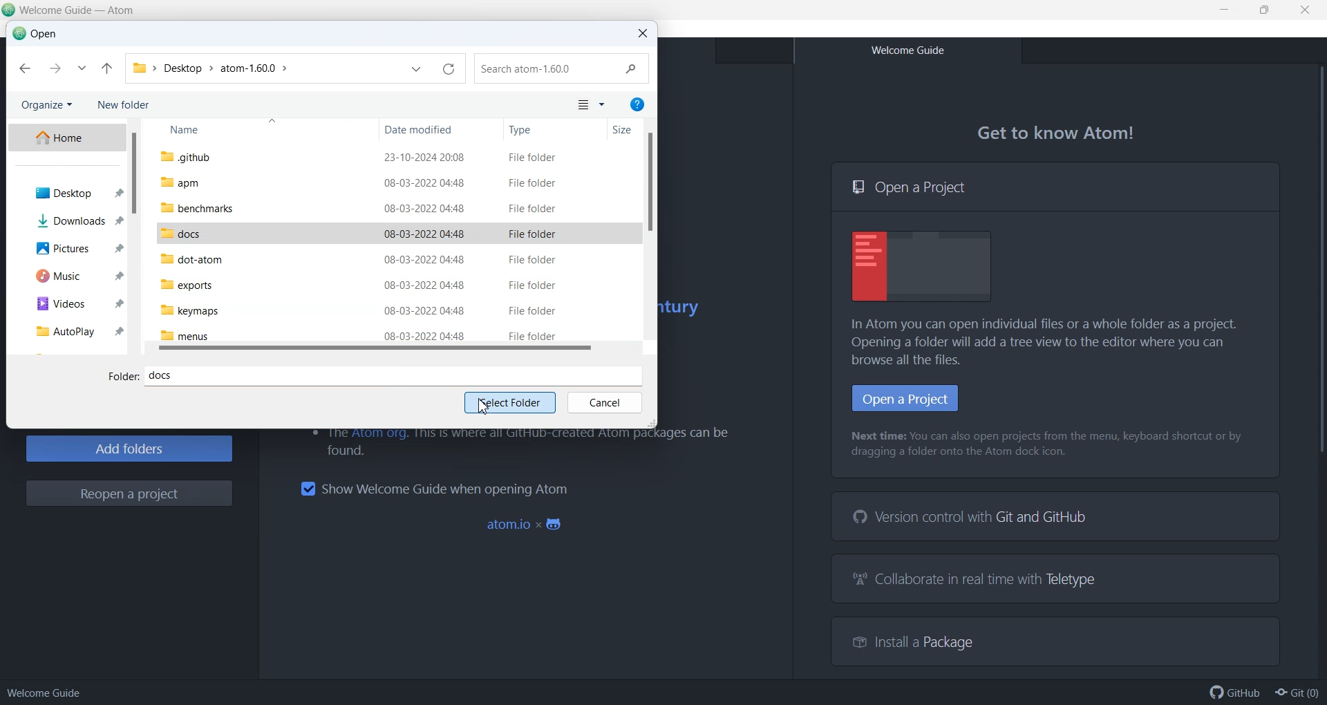 The width and height of the screenshot is (1327, 705). Describe the element at coordinates (66, 220) in the screenshot. I see `Download` at that location.